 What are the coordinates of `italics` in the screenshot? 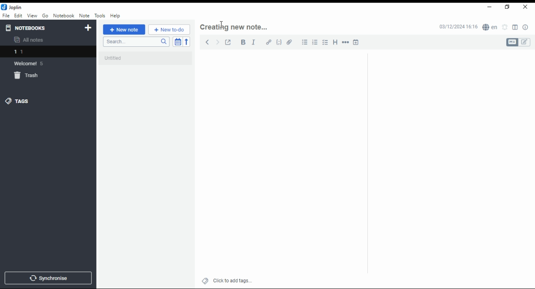 It's located at (253, 42).